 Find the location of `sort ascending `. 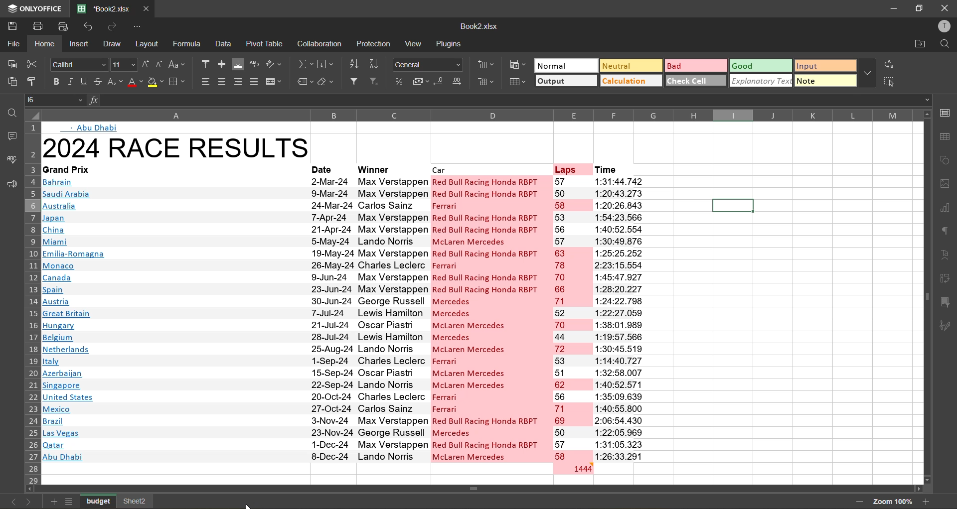

sort ascending  is located at coordinates (357, 65).